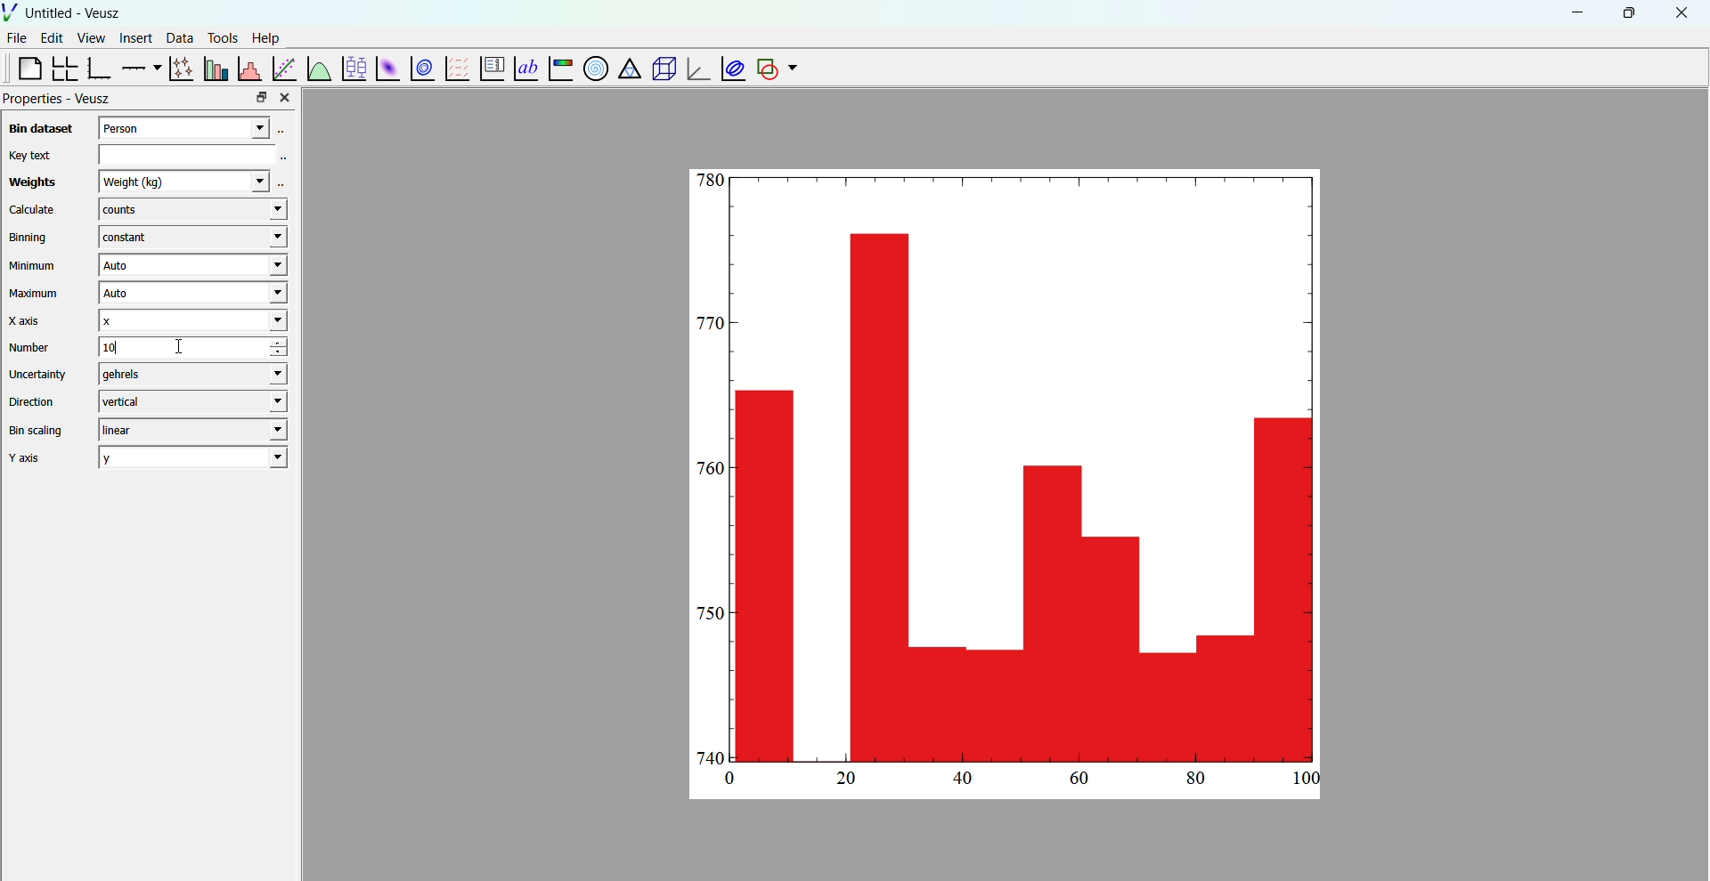  What do you see at coordinates (33, 266) in the screenshot?
I see `Minimum` at bounding box center [33, 266].